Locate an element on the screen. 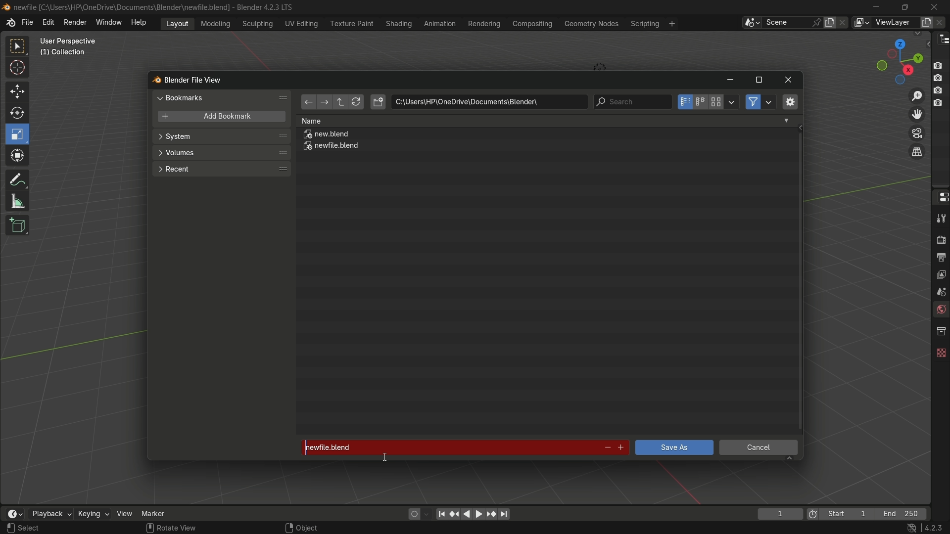 Image resolution: width=950 pixels, height=534 pixels. output is located at coordinates (941, 257).